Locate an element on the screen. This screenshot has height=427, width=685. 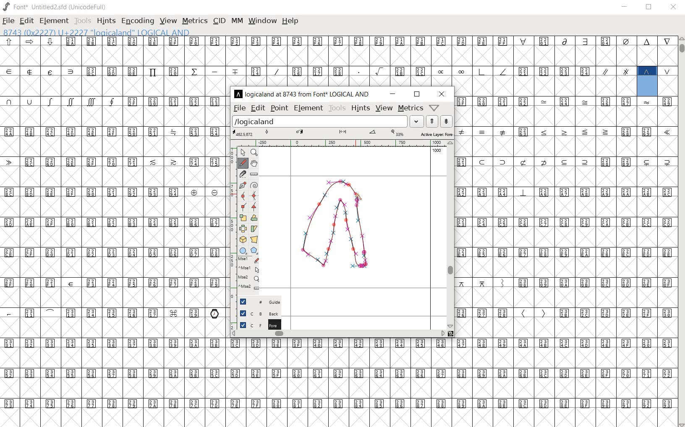
logicaland at 8743 from LOGICAL AND is located at coordinates (303, 94).